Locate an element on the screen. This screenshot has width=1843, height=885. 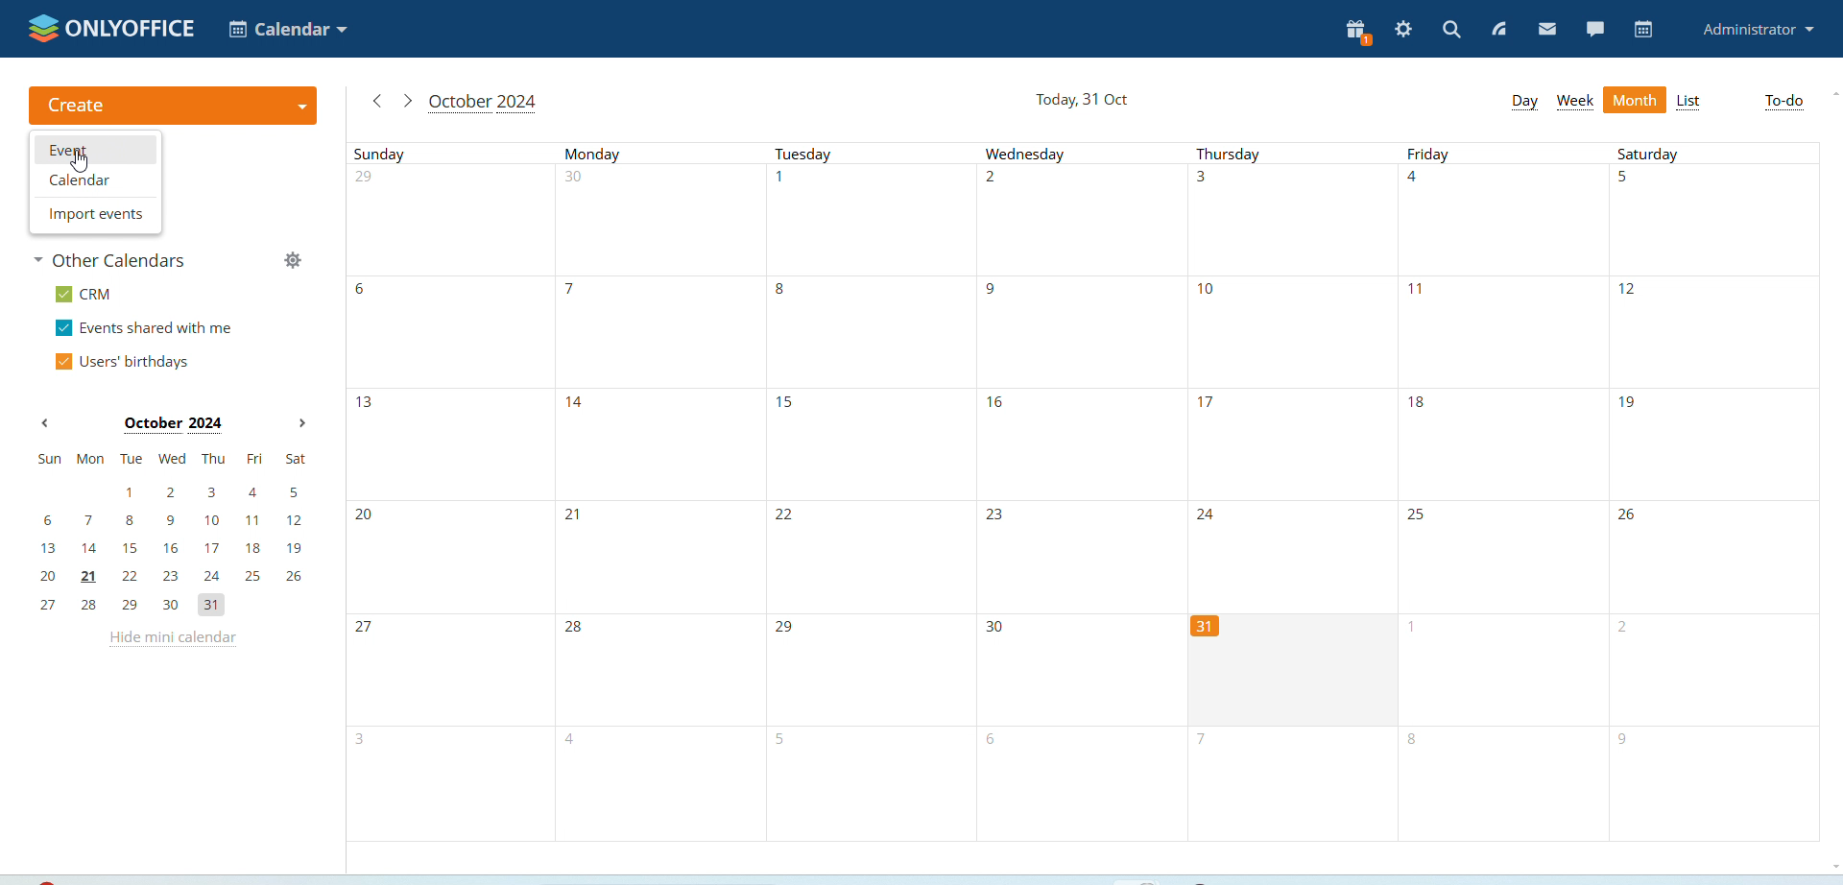
go to previous month is located at coordinates (375, 103).